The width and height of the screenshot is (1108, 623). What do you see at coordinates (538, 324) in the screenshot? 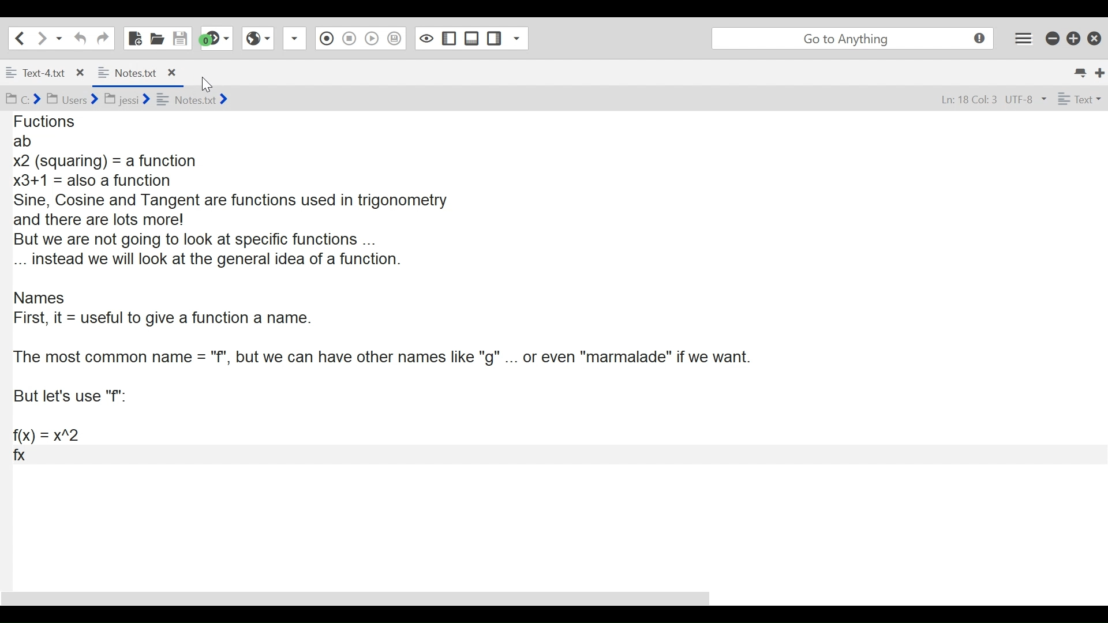
I see `code block` at bounding box center [538, 324].